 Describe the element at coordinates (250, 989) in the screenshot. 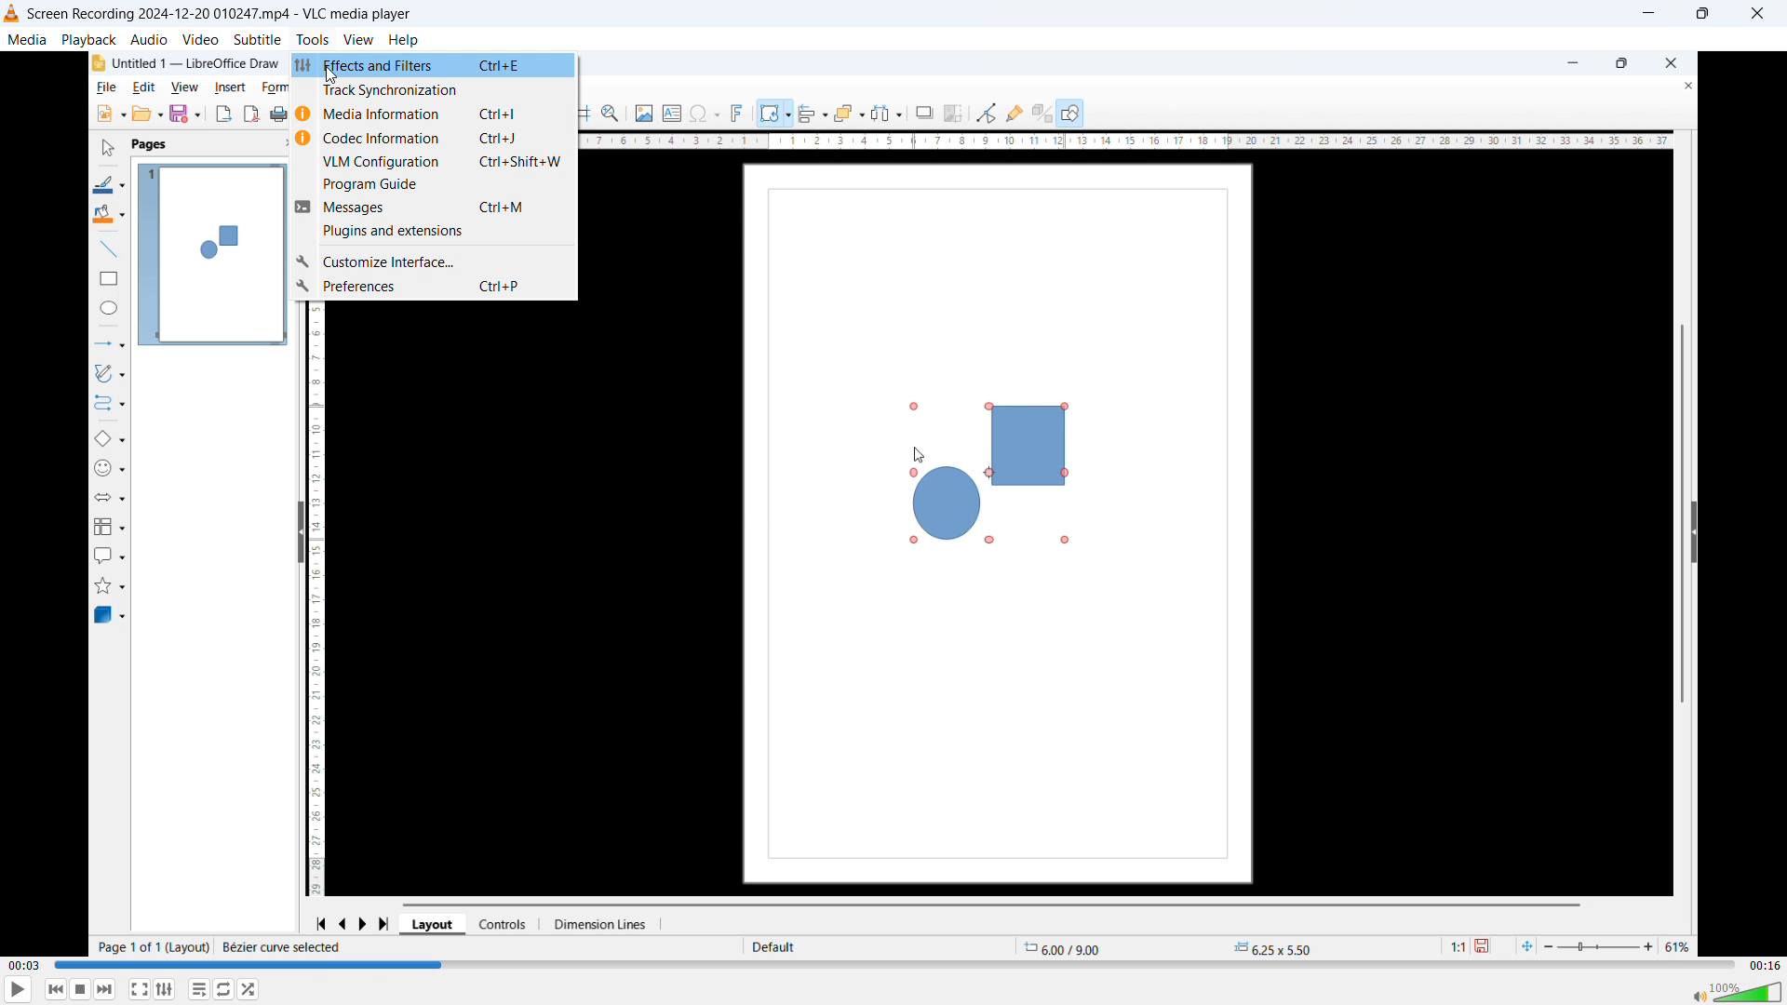

I see `random` at that location.